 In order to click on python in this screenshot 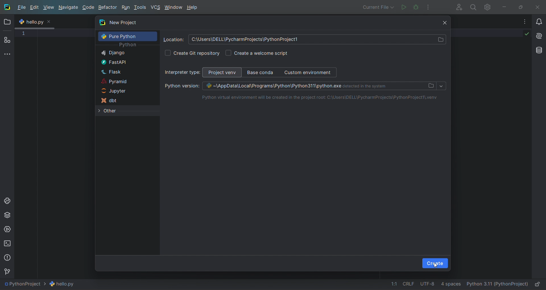, I will do `click(128, 45)`.